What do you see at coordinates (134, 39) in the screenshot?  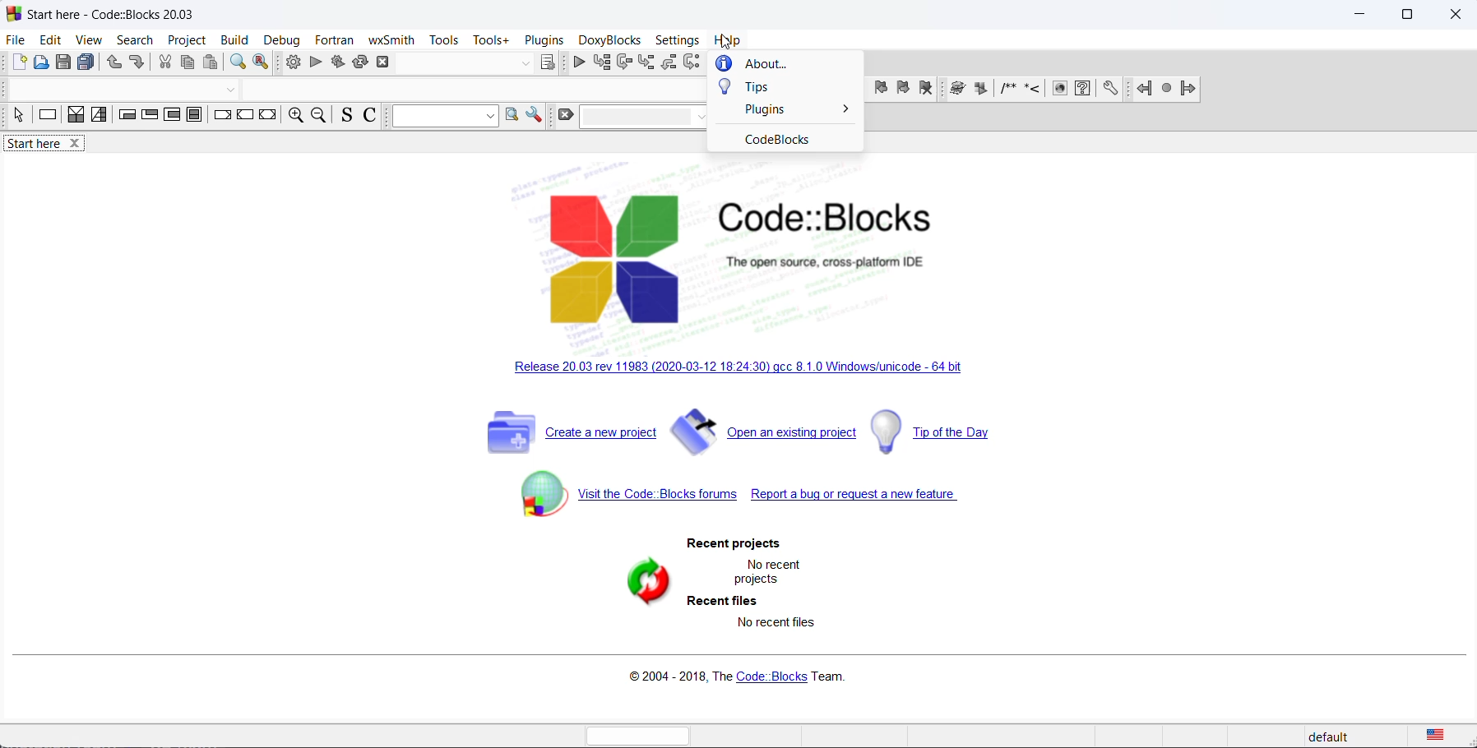 I see `search` at bounding box center [134, 39].